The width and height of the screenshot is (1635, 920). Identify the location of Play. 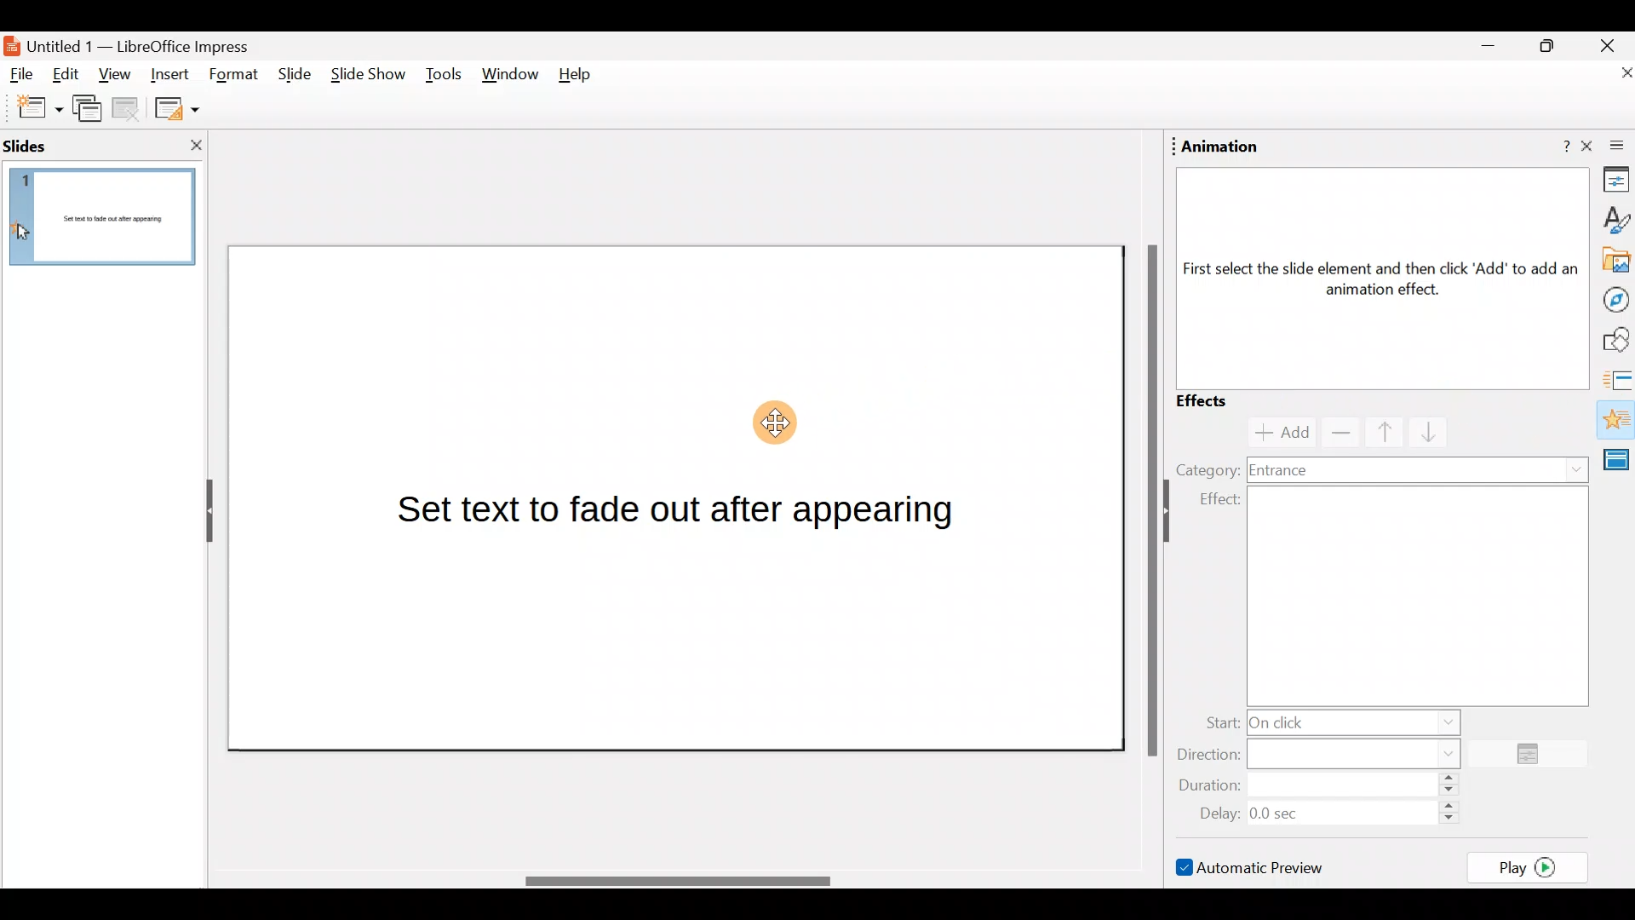
(1533, 866).